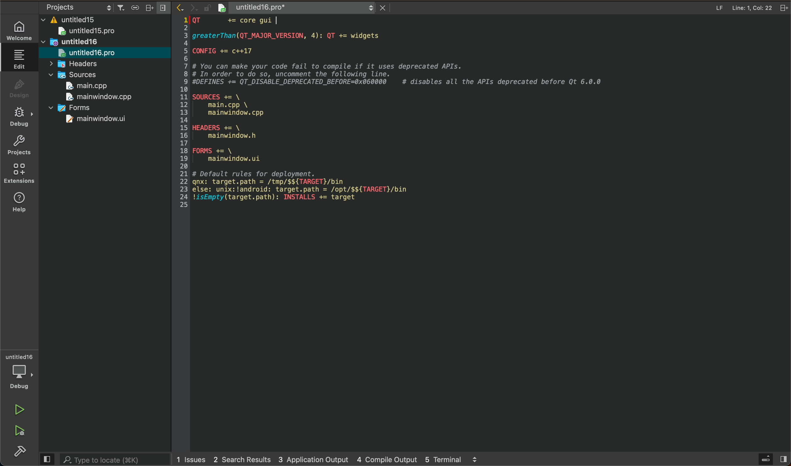  I want to click on mainwindow.cpp, so click(98, 98).